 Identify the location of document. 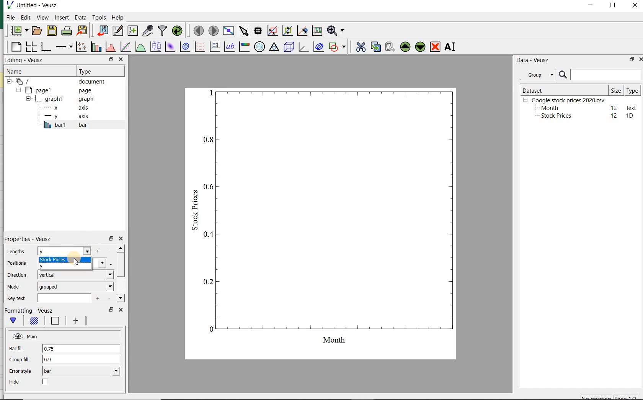
(59, 82).